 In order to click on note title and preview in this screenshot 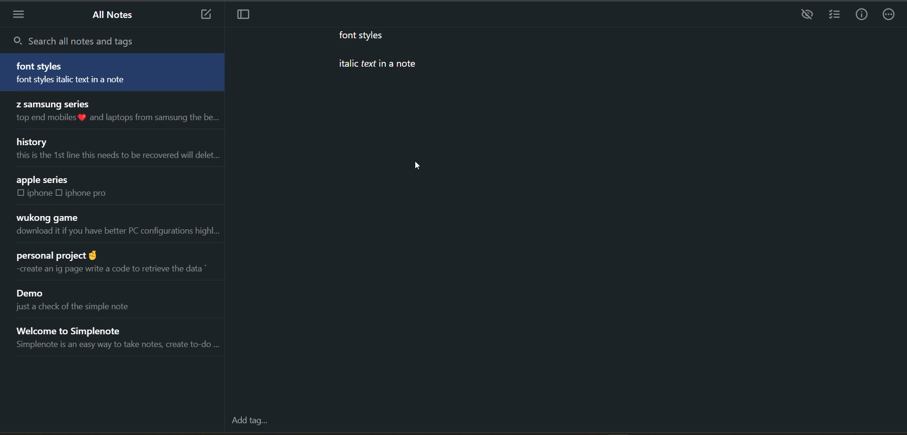, I will do `click(116, 113)`.